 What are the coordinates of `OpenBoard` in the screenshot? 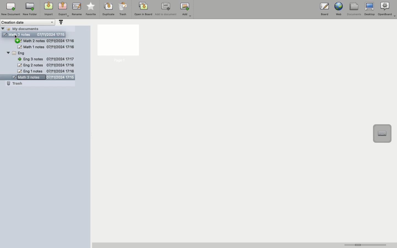 It's located at (387, 9).